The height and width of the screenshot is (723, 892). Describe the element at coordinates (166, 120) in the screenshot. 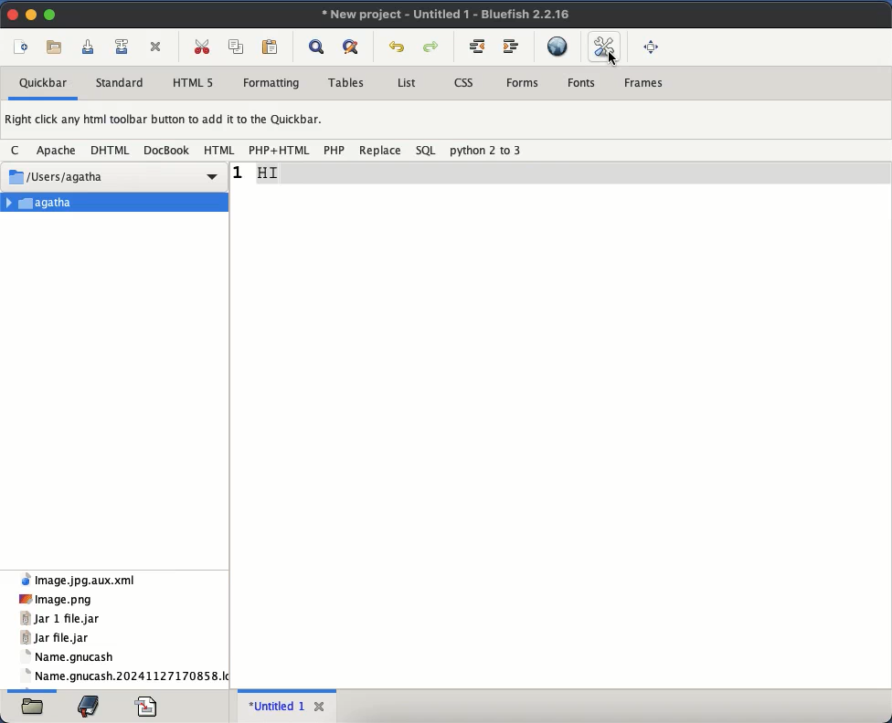

I see `right click any html toolbar button to add it to the quickbar` at that location.